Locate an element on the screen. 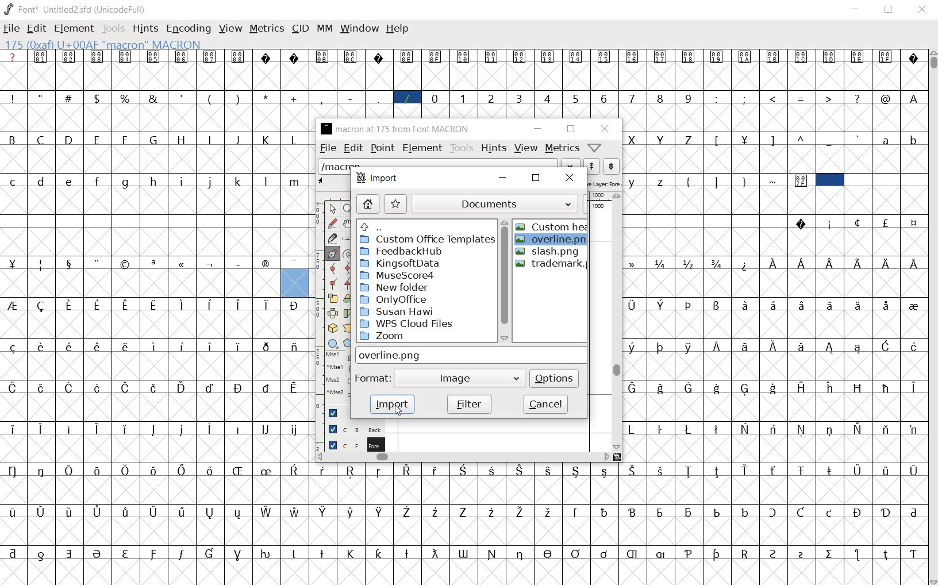  Symbol is located at coordinates (183, 305).